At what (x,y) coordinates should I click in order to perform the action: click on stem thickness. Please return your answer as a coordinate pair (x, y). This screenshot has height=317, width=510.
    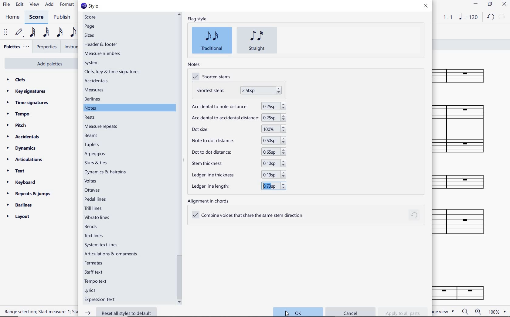
    Looking at the image, I should click on (237, 164).